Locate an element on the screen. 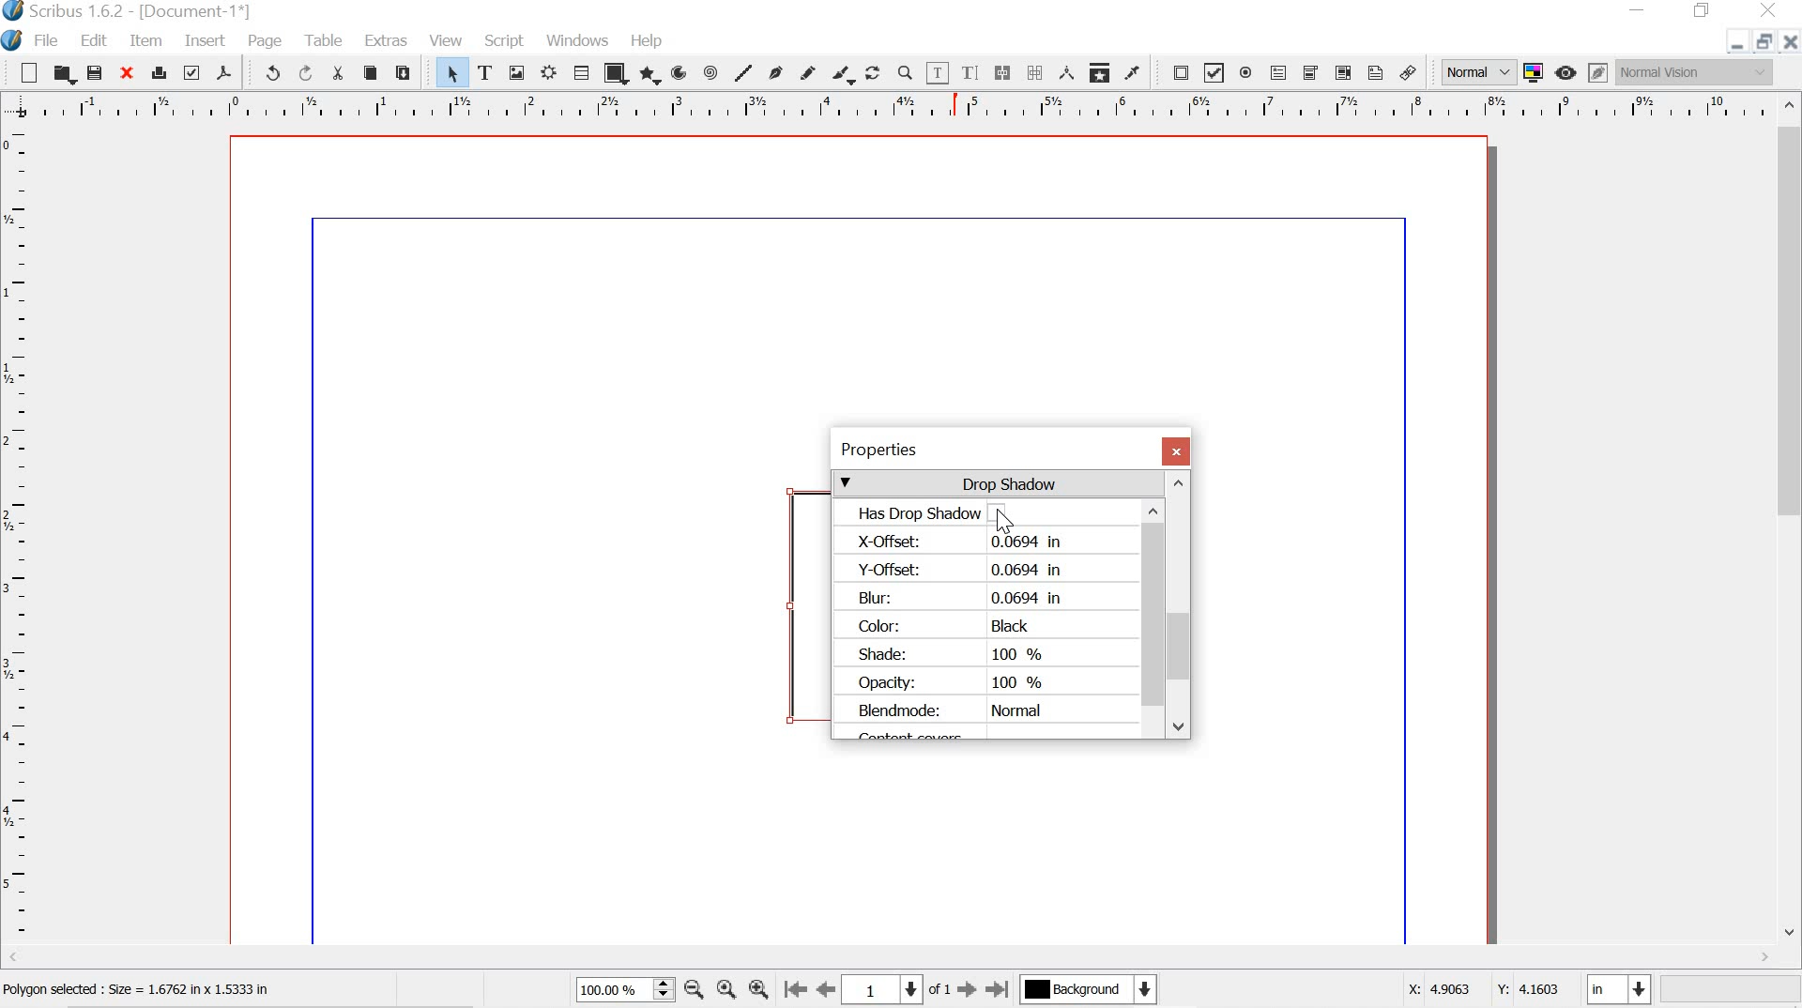 The height and width of the screenshot is (1008, 1802). copy is located at coordinates (371, 73).